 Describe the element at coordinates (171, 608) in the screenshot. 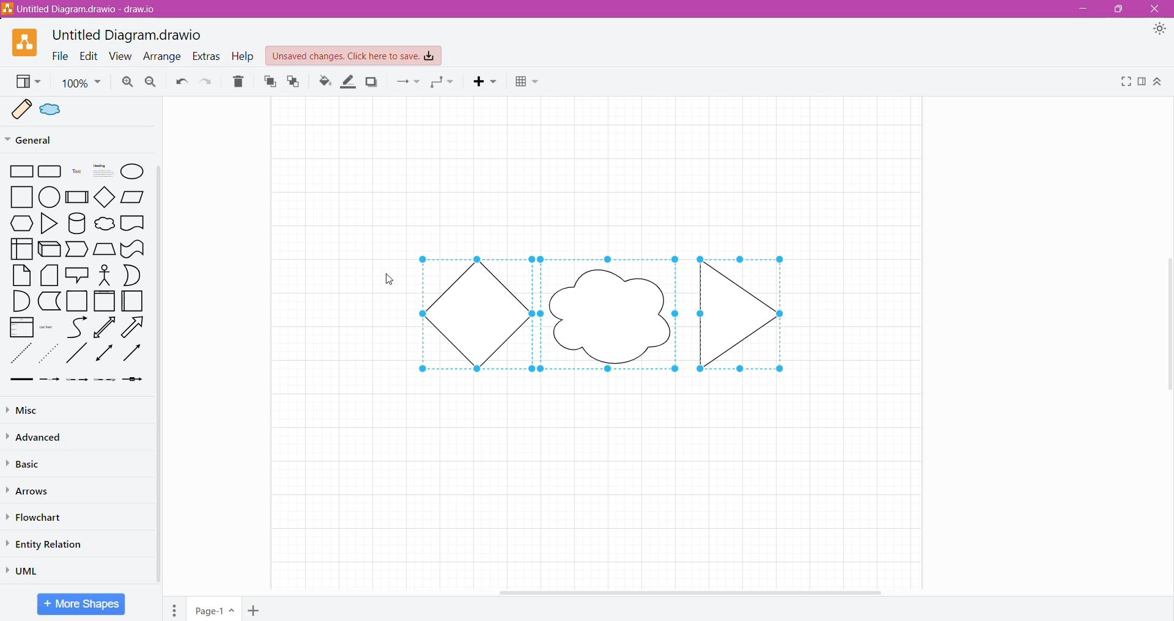

I see `Pages` at that location.